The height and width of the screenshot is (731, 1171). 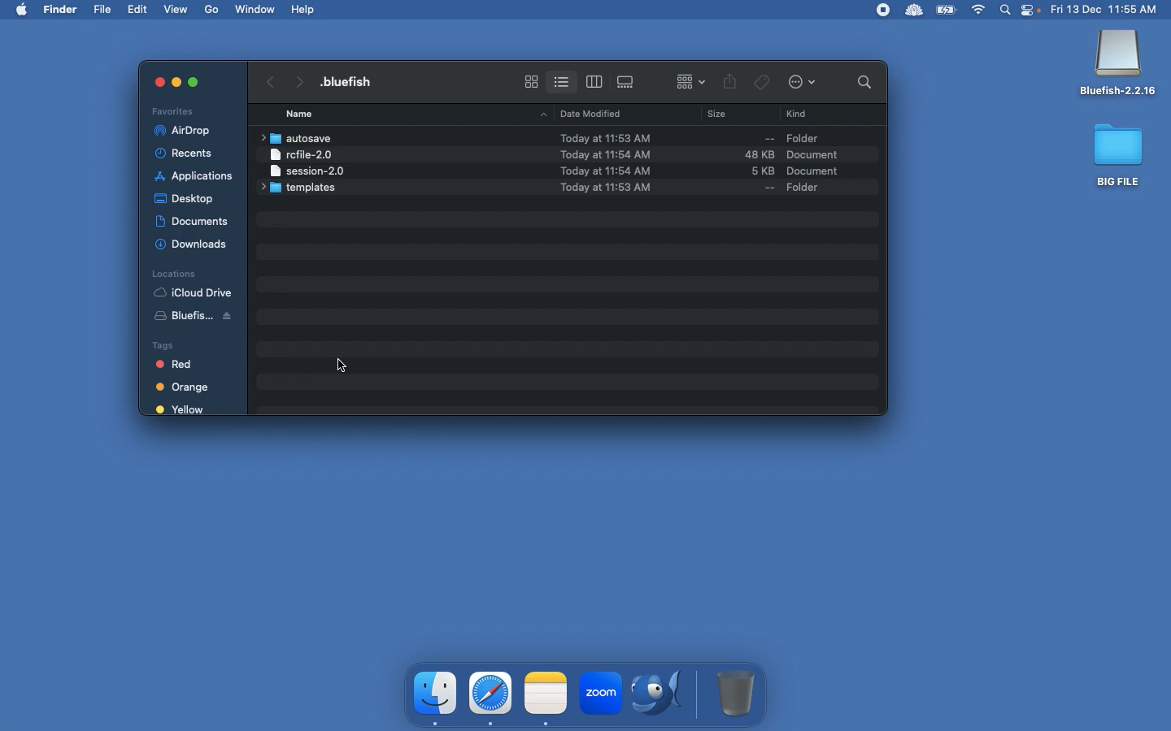 What do you see at coordinates (585, 113) in the screenshot?
I see `date modified` at bounding box center [585, 113].